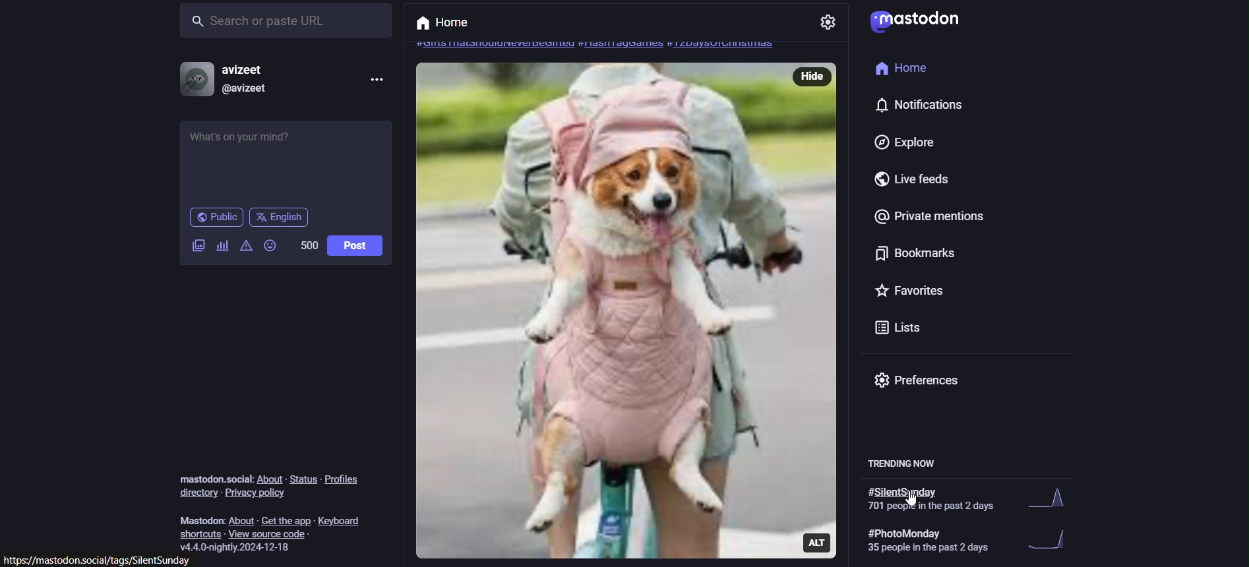 The height and width of the screenshot is (567, 1249). What do you see at coordinates (348, 481) in the screenshot?
I see `profiles` at bounding box center [348, 481].